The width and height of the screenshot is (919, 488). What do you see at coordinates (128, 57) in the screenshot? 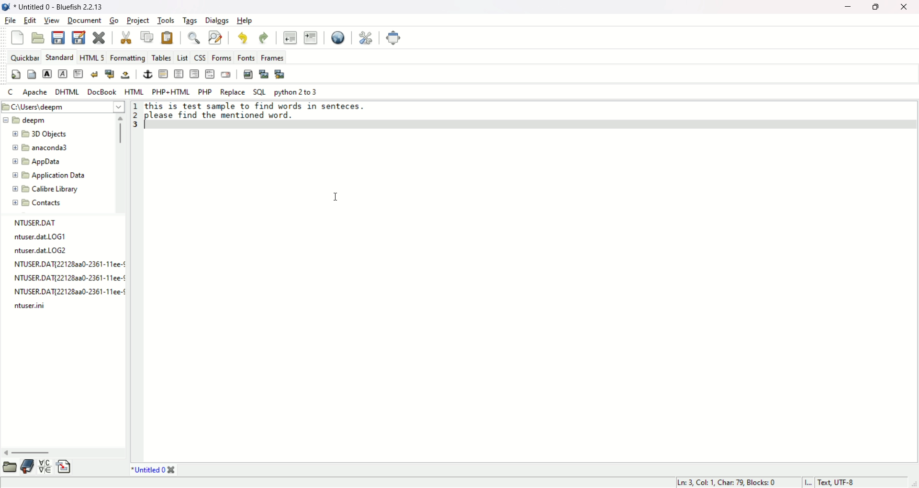
I see `formatting` at bounding box center [128, 57].